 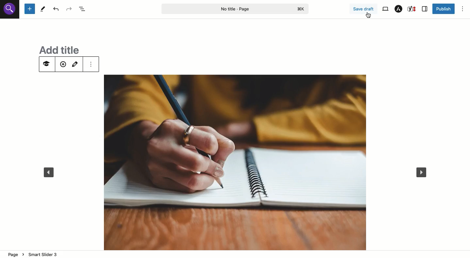 What do you see at coordinates (92, 64) in the screenshot?
I see `more actions` at bounding box center [92, 64].